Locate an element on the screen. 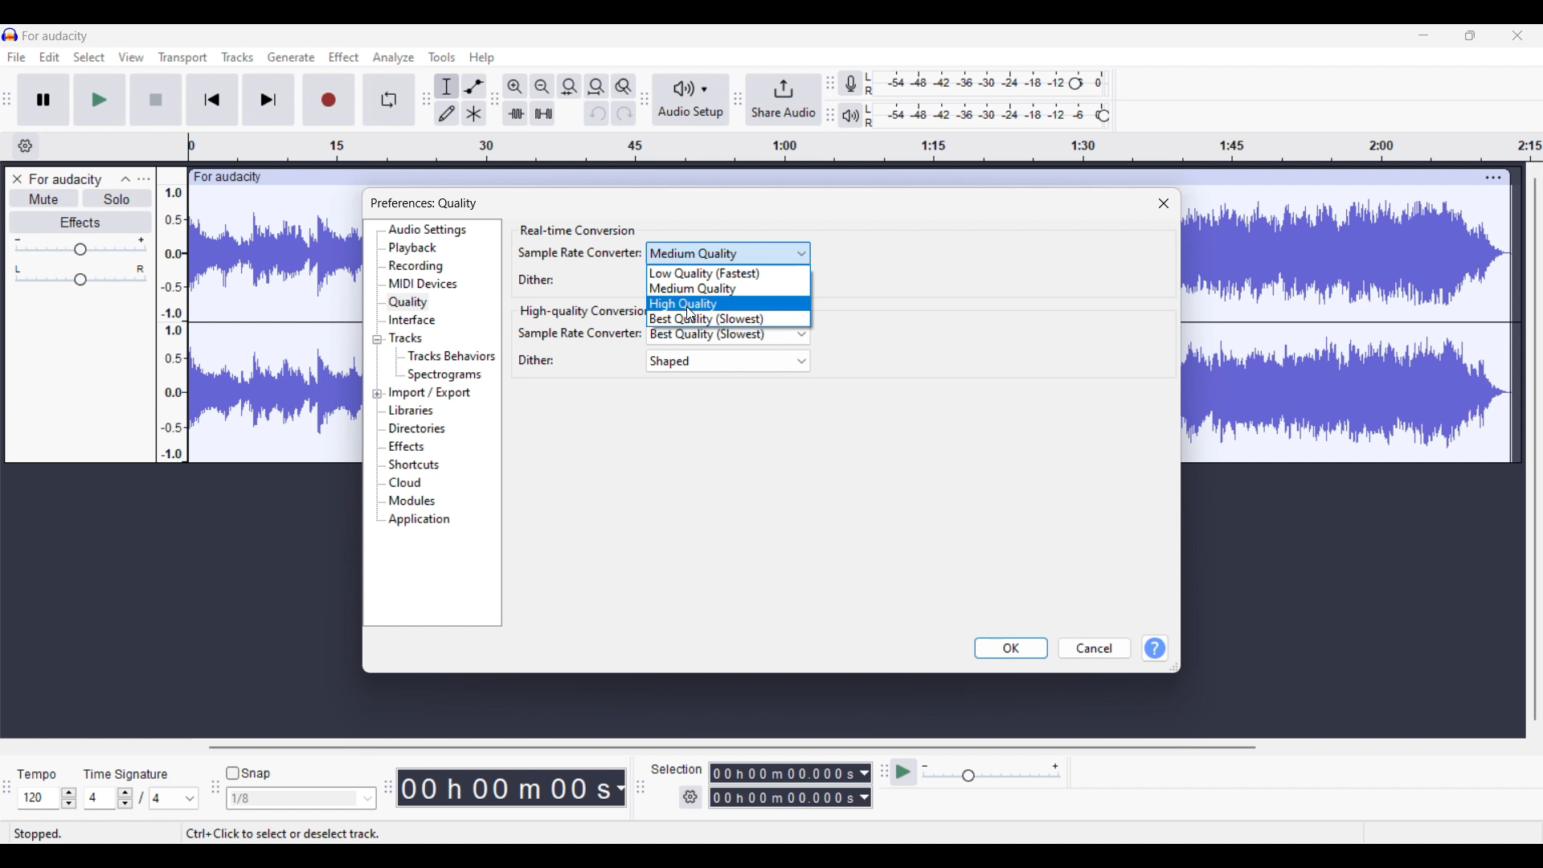 This screenshot has width=1543, height=868. Header to change volume is located at coordinates (80, 249).